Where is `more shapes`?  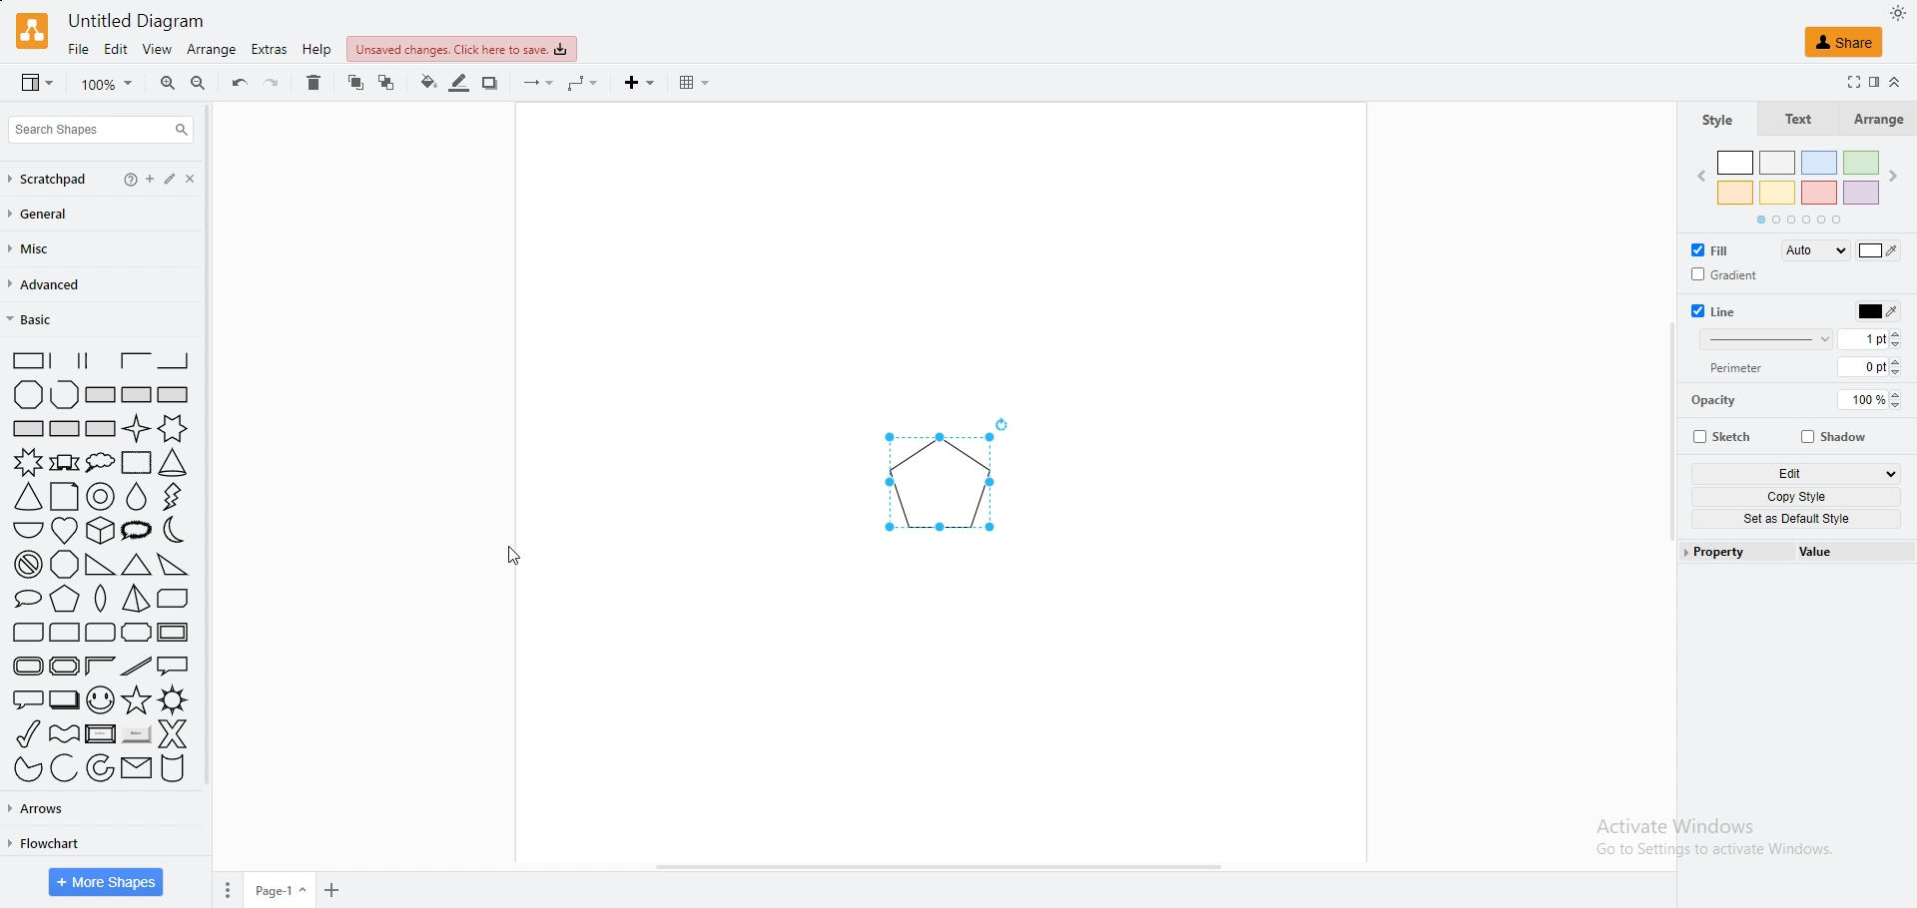 more shapes is located at coordinates (107, 882).